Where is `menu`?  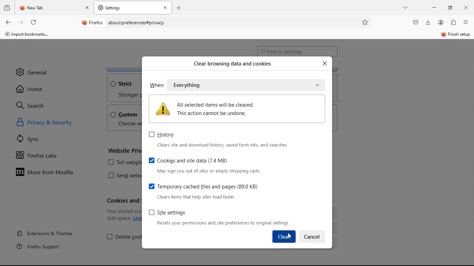 menu is located at coordinates (466, 22).